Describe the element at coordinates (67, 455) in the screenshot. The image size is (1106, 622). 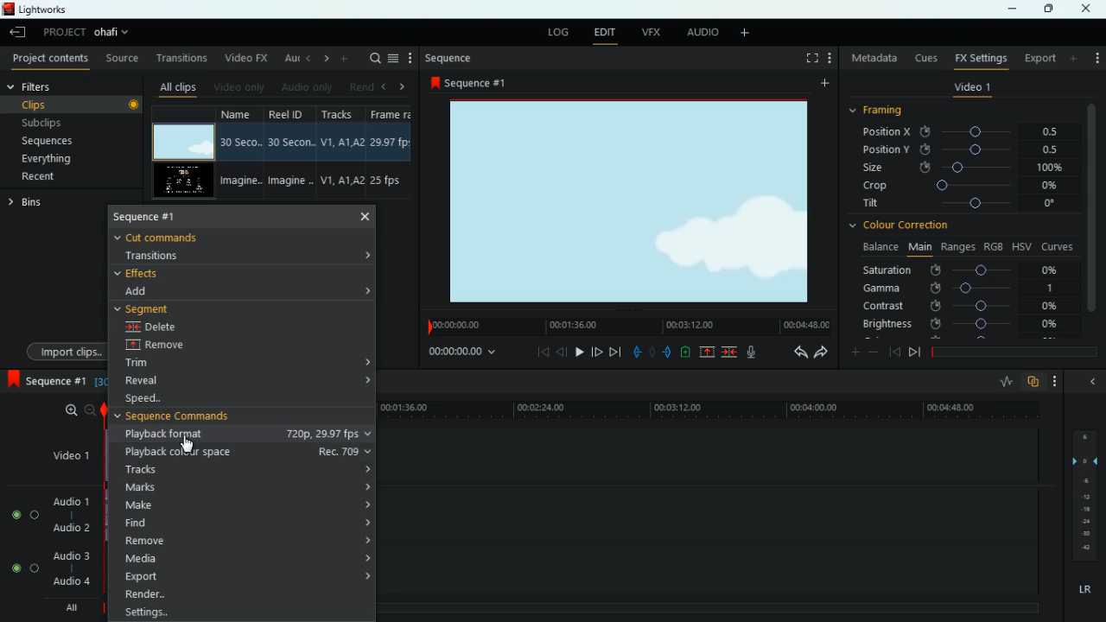
I see `video1` at that location.